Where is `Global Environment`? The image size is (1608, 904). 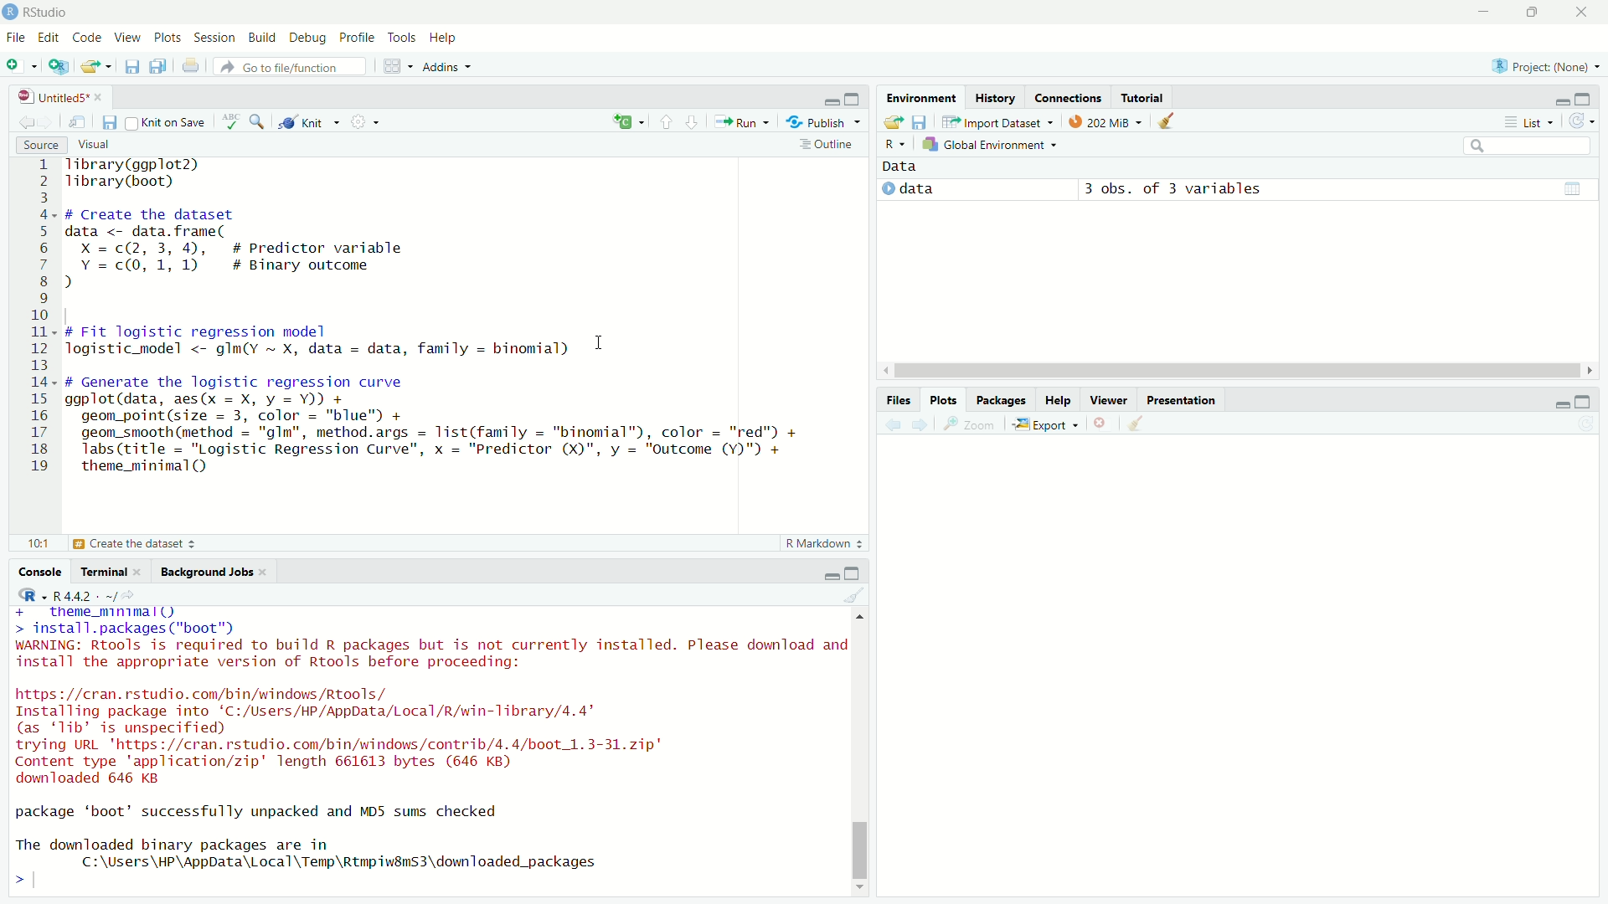 Global Environment is located at coordinates (989, 144).